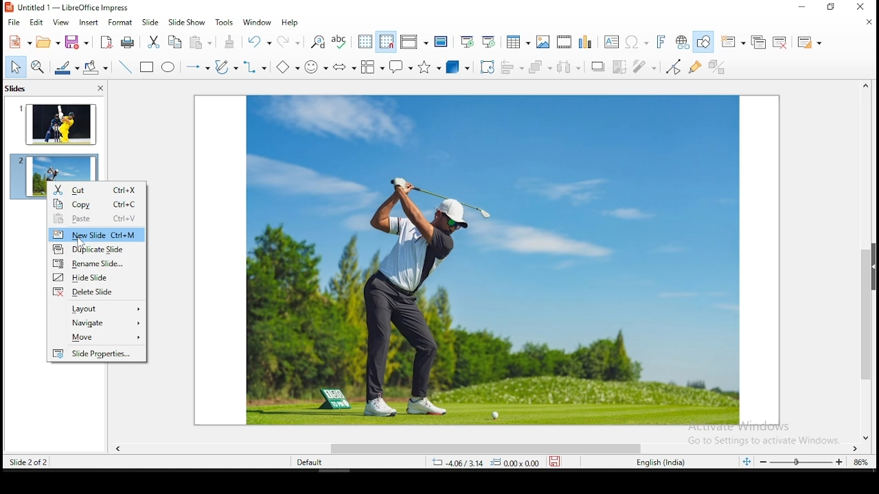  Describe the element at coordinates (83, 245) in the screenshot. I see `mouse pointer` at that location.